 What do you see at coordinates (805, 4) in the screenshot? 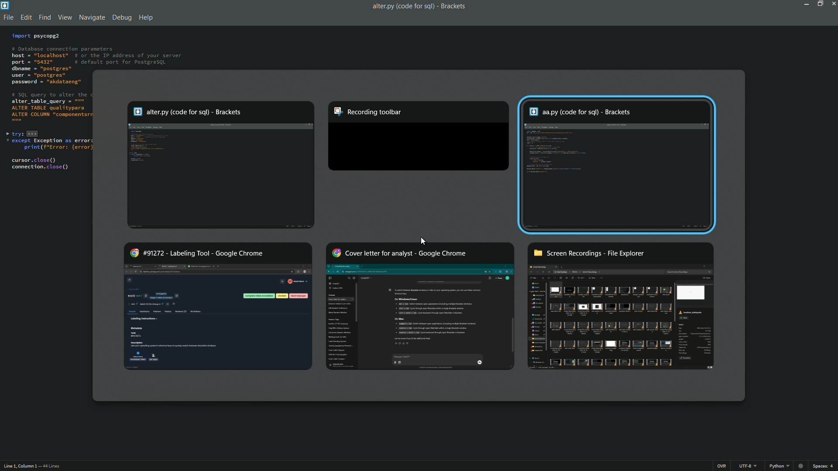
I see `minimize` at bounding box center [805, 4].